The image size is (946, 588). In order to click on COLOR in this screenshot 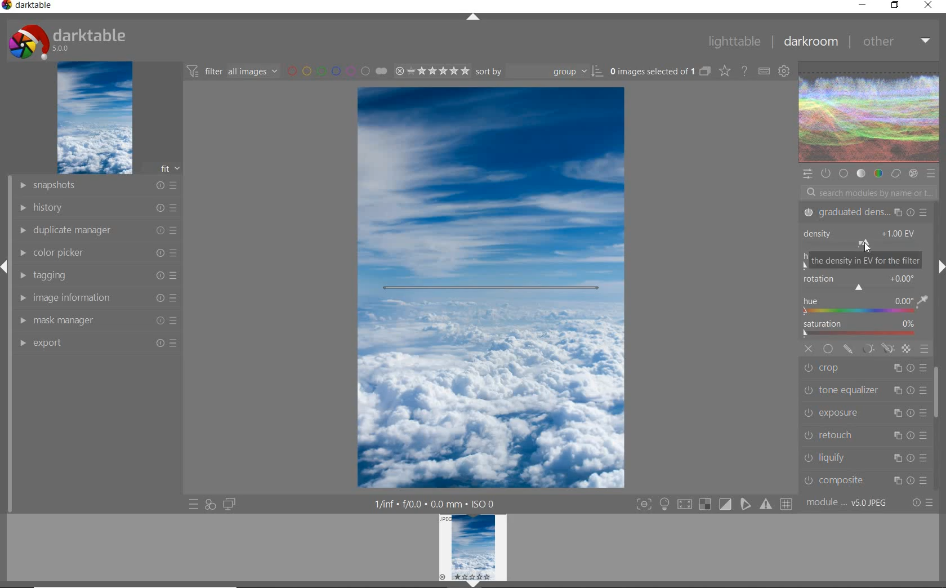, I will do `click(878, 174)`.